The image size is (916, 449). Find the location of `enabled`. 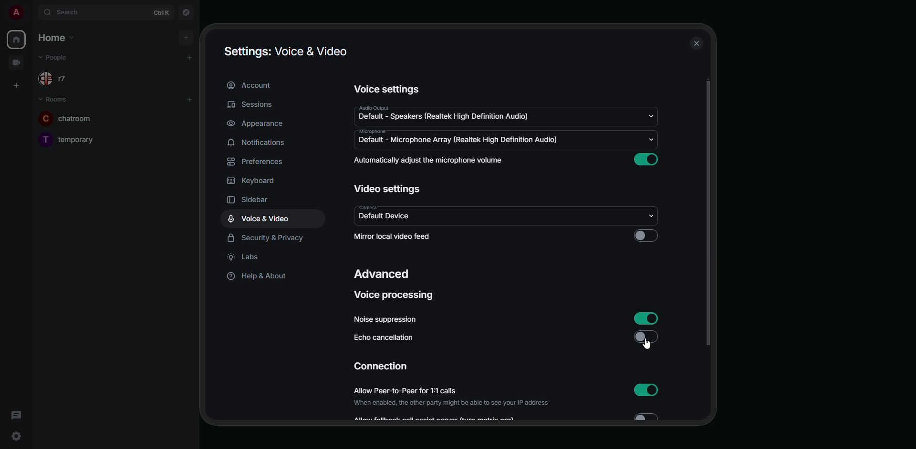

enabled is located at coordinates (649, 159).